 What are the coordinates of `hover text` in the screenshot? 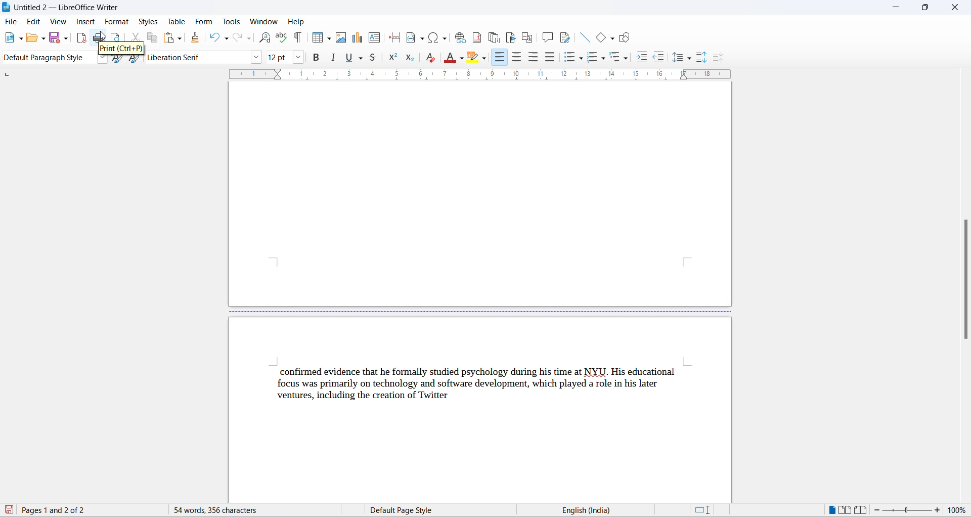 It's located at (120, 49).